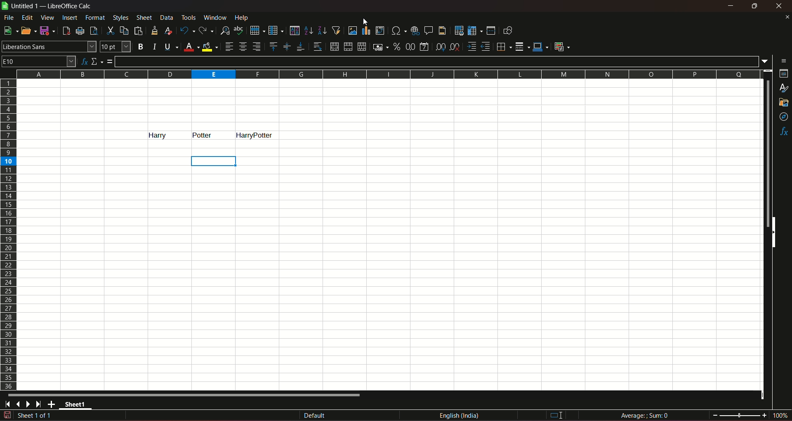 This screenshot has width=792, height=421. Describe the element at coordinates (153, 135) in the screenshot. I see `text` at that location.